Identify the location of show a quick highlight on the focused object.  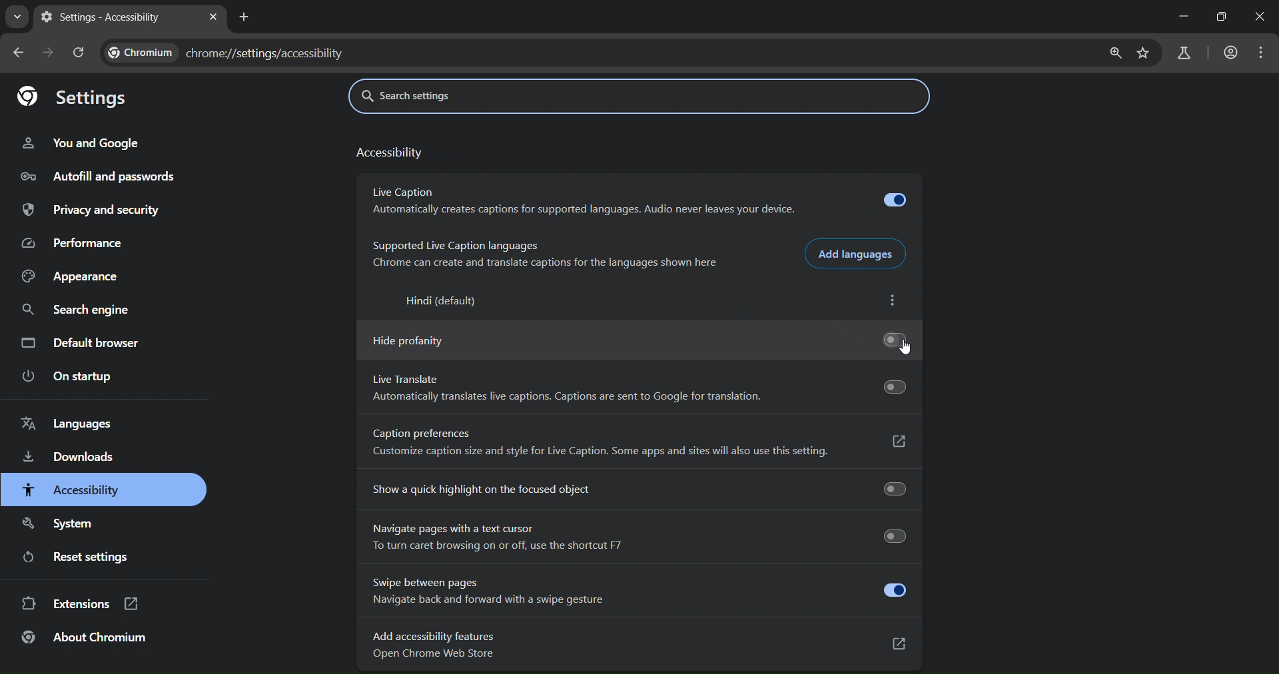
(639, 488).